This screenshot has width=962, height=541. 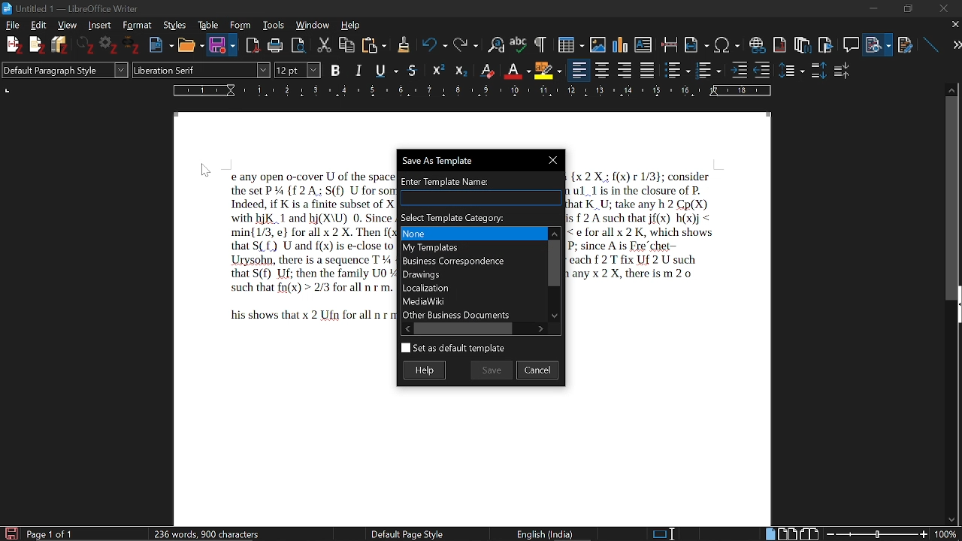 I want to click on Styles, so click(x=174, y=26).